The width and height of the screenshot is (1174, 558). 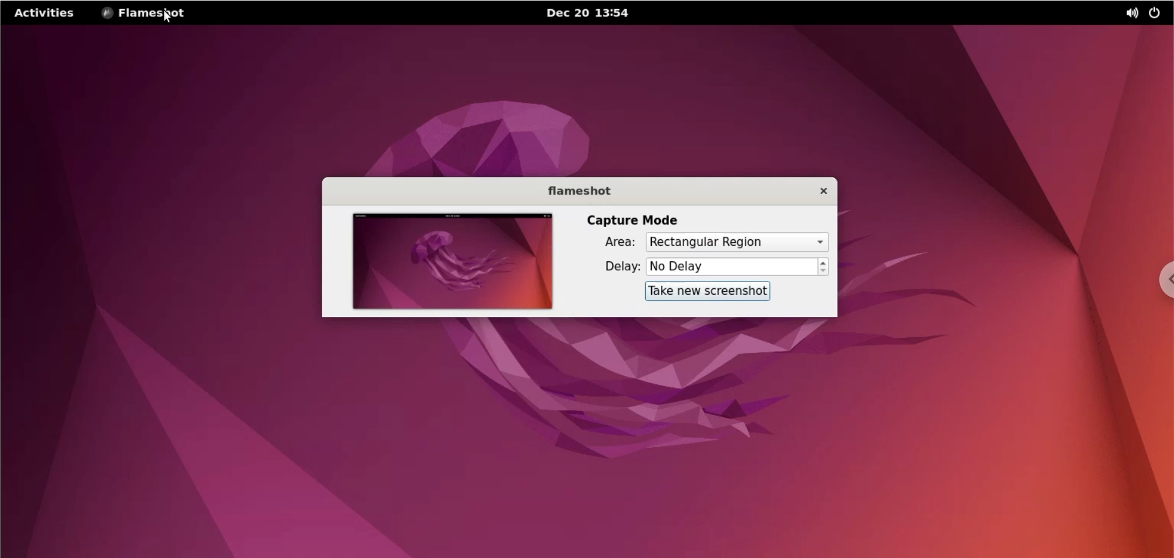 I want to click on capture mode area options, so click(x=736, y=243).